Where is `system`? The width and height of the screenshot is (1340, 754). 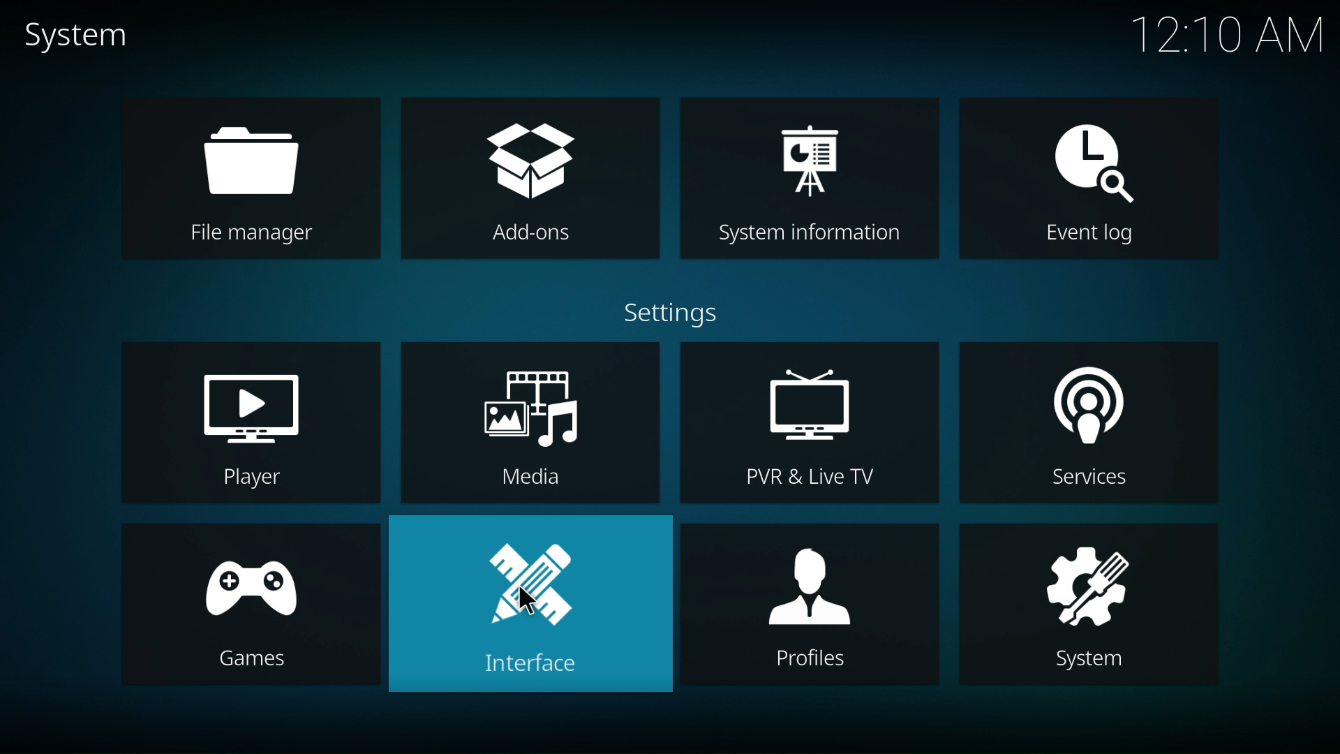 system is located at coordinates (88, 41).